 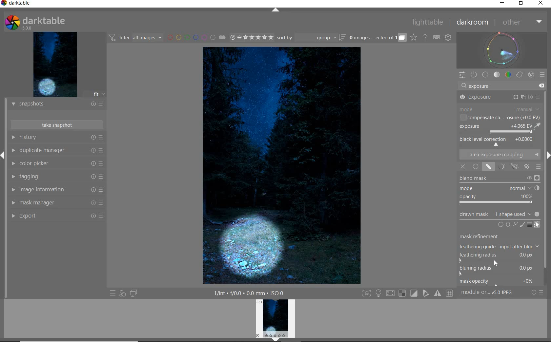 I want to click on EFFECT, so click(x=531, y=75).